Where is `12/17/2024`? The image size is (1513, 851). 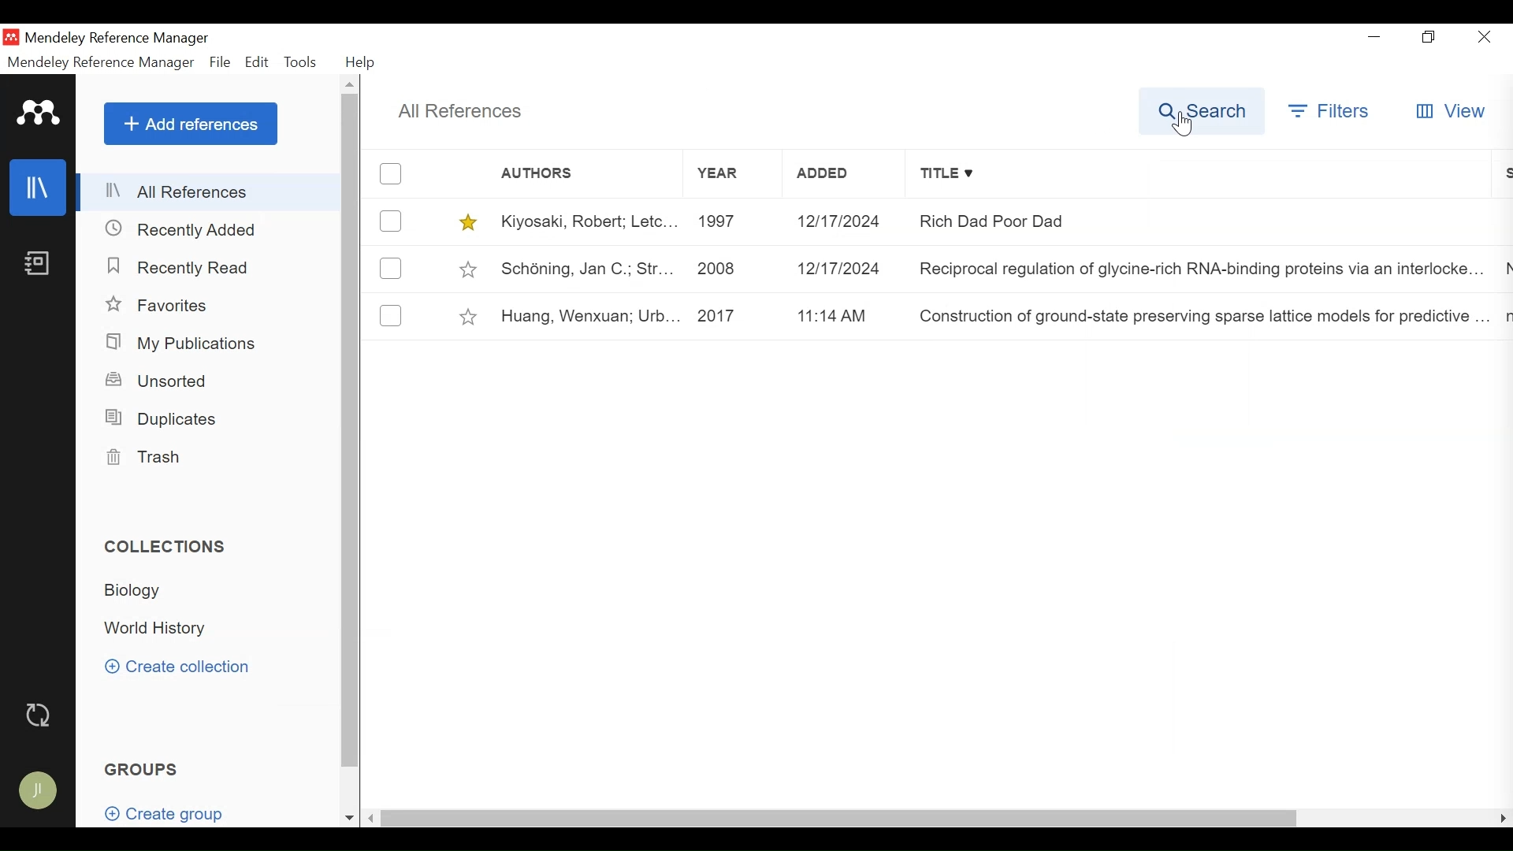
12/17/2024 is located at coordinates (845, 221).